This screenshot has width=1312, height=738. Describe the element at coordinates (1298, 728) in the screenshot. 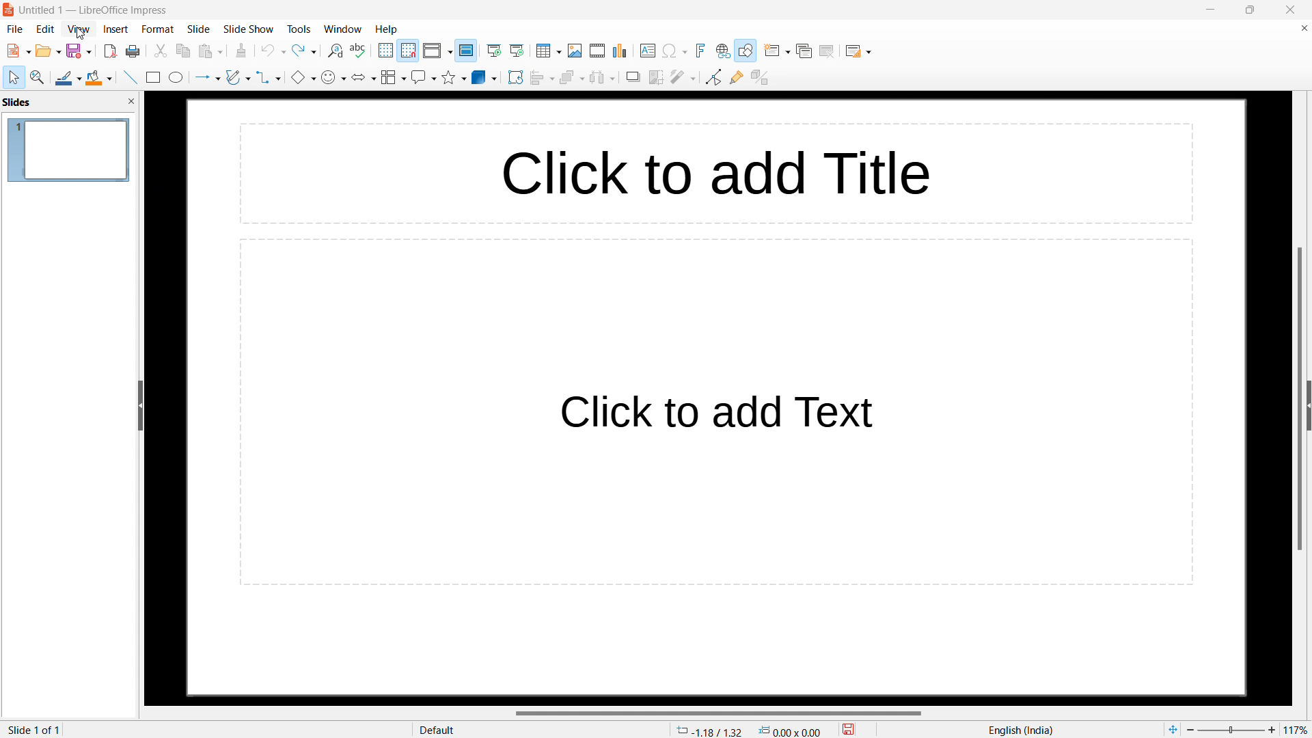

I see `zoom factor` at that location.